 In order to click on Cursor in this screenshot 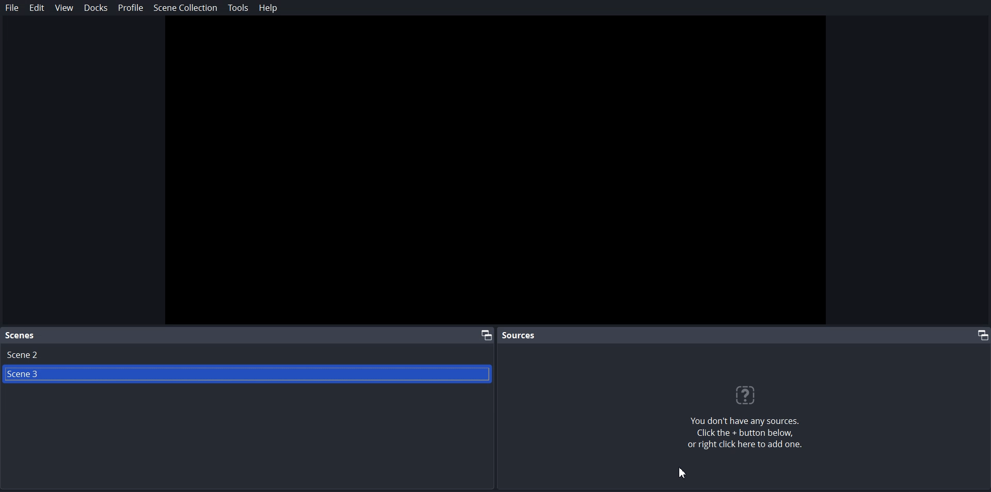, I will do `click(682, 472)`.